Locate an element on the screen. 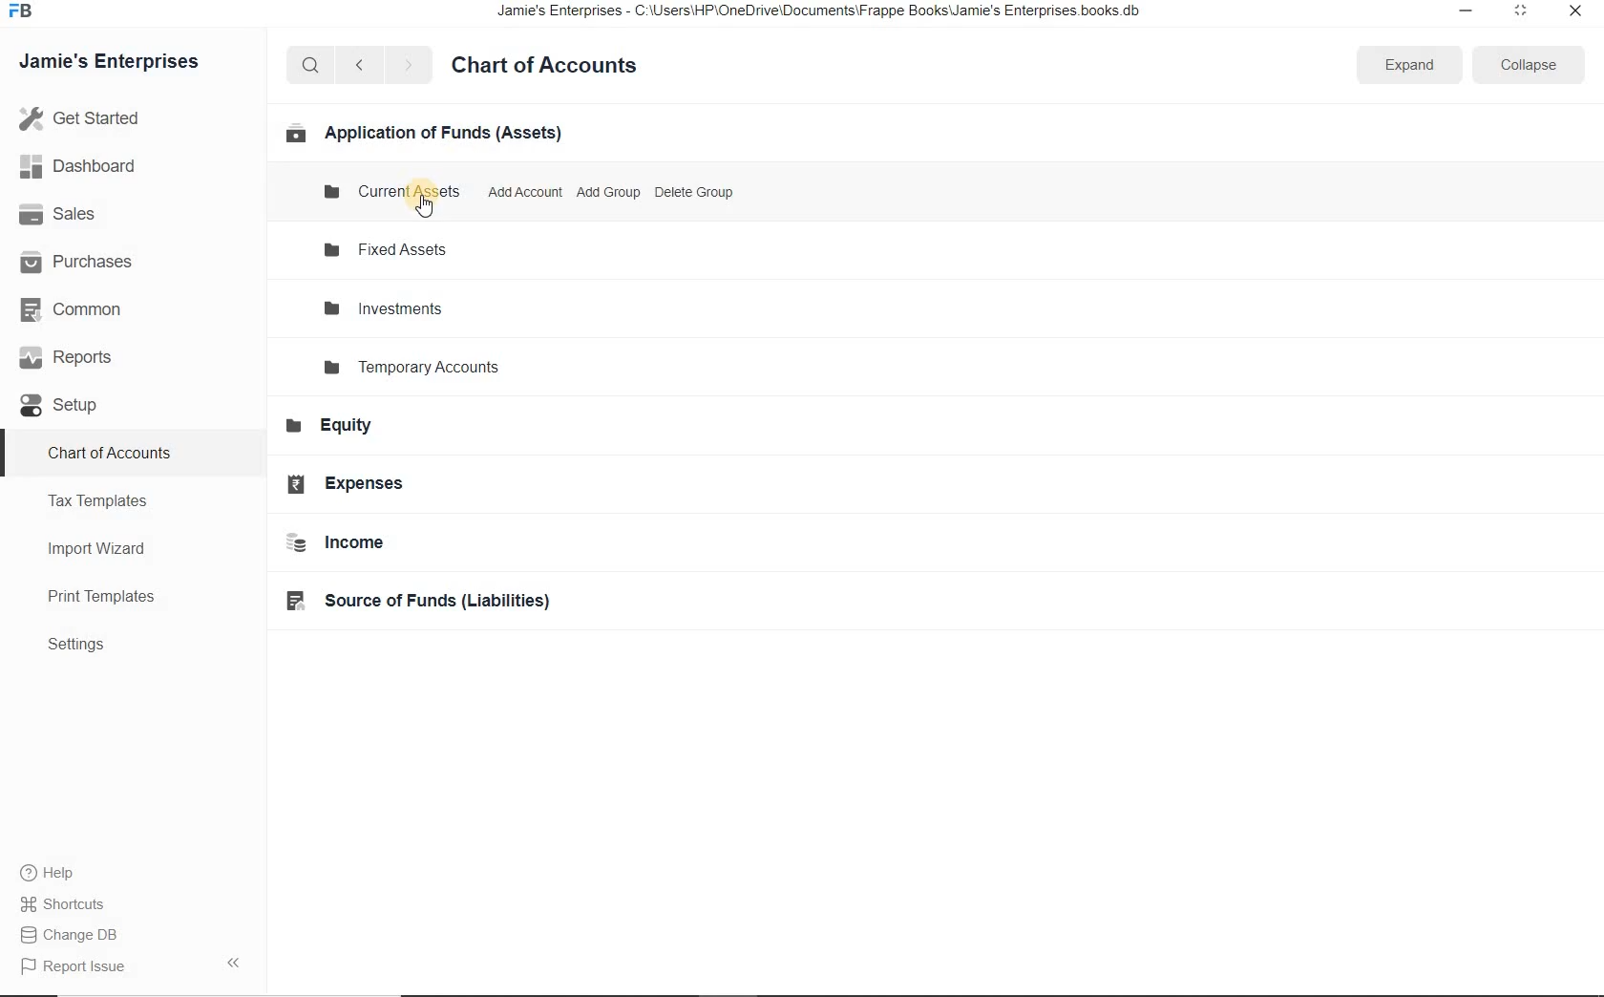 The image size is (1604, 997). expand is located at coordinates (1407, 66).